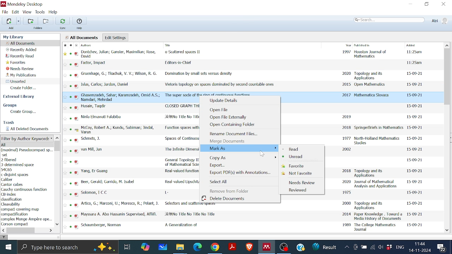 The width and height of the screenshot is (452, 254). I want to click on News updates, so click(326, 247).